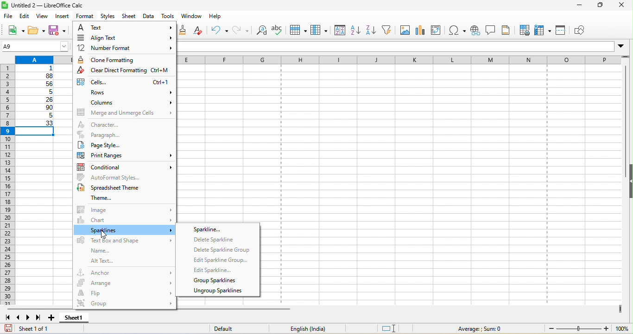  Describe the element at coordinates (38, 68) in the screenshot. I see `1` at that location.